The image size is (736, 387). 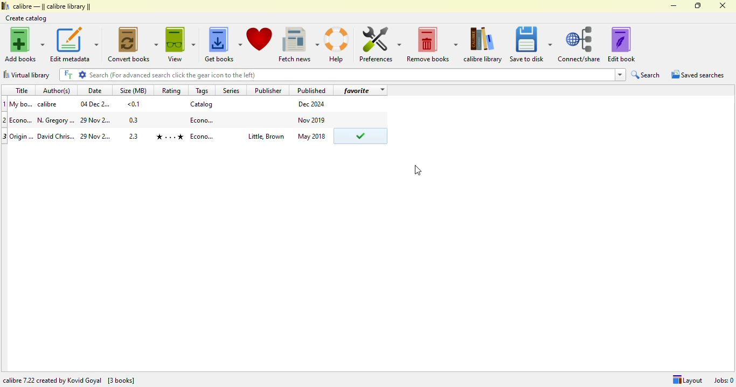 I want to click on search, so click(x=646, y=75).